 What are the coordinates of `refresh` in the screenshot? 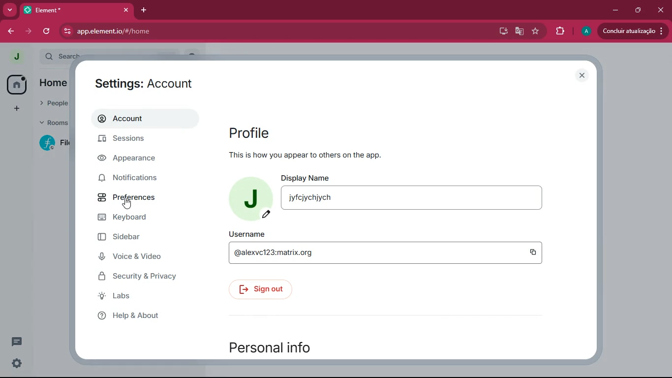 It's located at (47, 31).